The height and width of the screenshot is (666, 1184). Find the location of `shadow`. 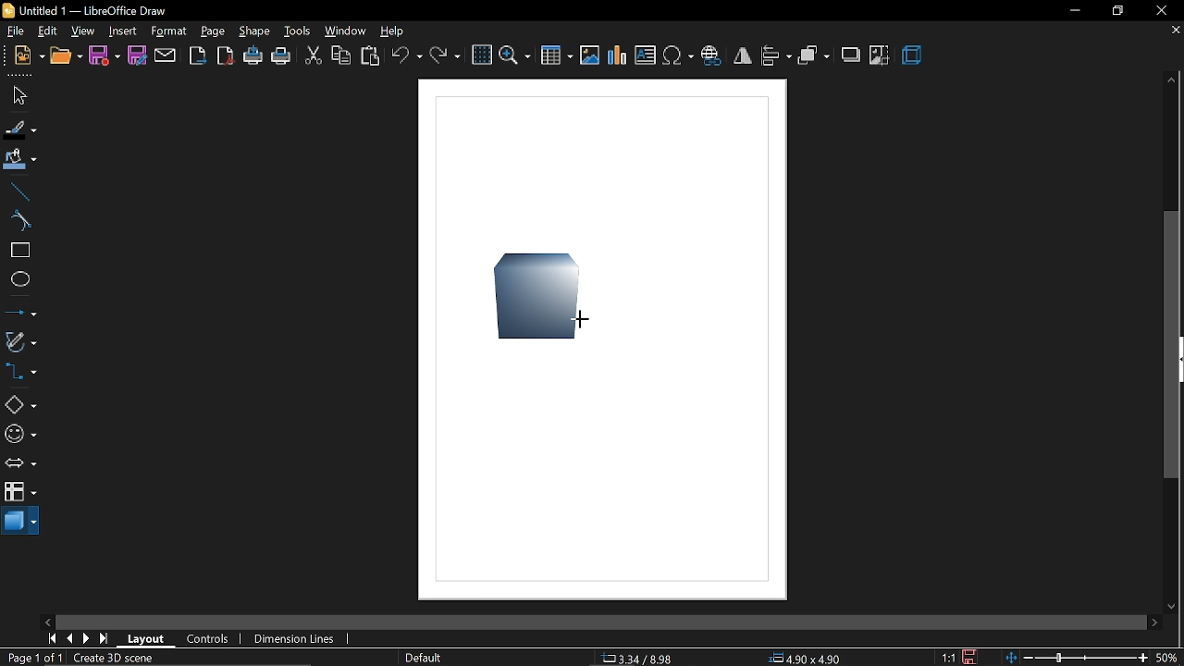

shadow is located at coordinates (853, 56).